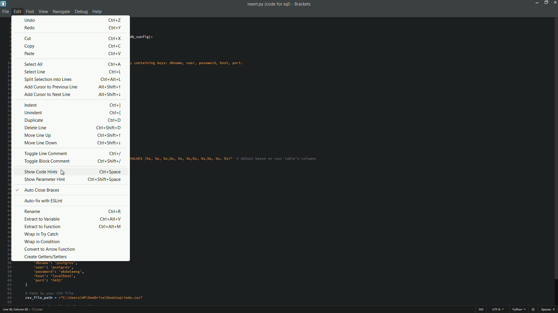 Image resolution: width=558 pixels, height=313 pixels. What do you see at coordinates (110, 172) in the screenshot?
I see `keyboard shortcut` at bounding box center [110, 172].